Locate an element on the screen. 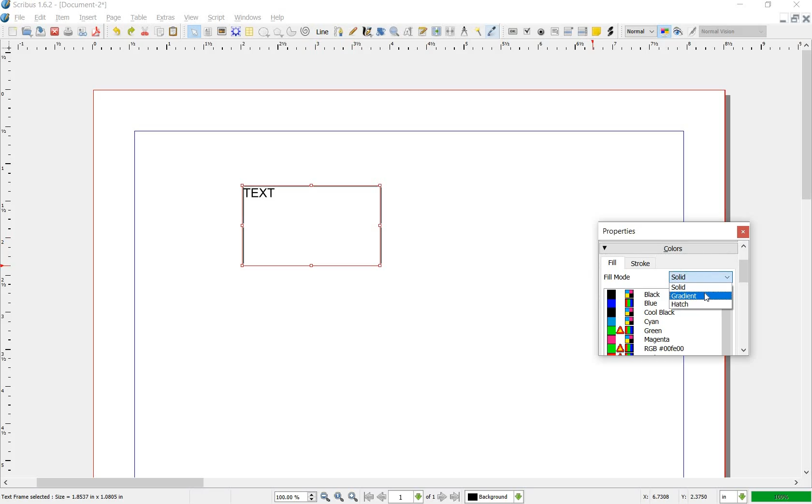 The width and height of the screenshot is (812, 504). ruler is located at coordinates (405, 47).